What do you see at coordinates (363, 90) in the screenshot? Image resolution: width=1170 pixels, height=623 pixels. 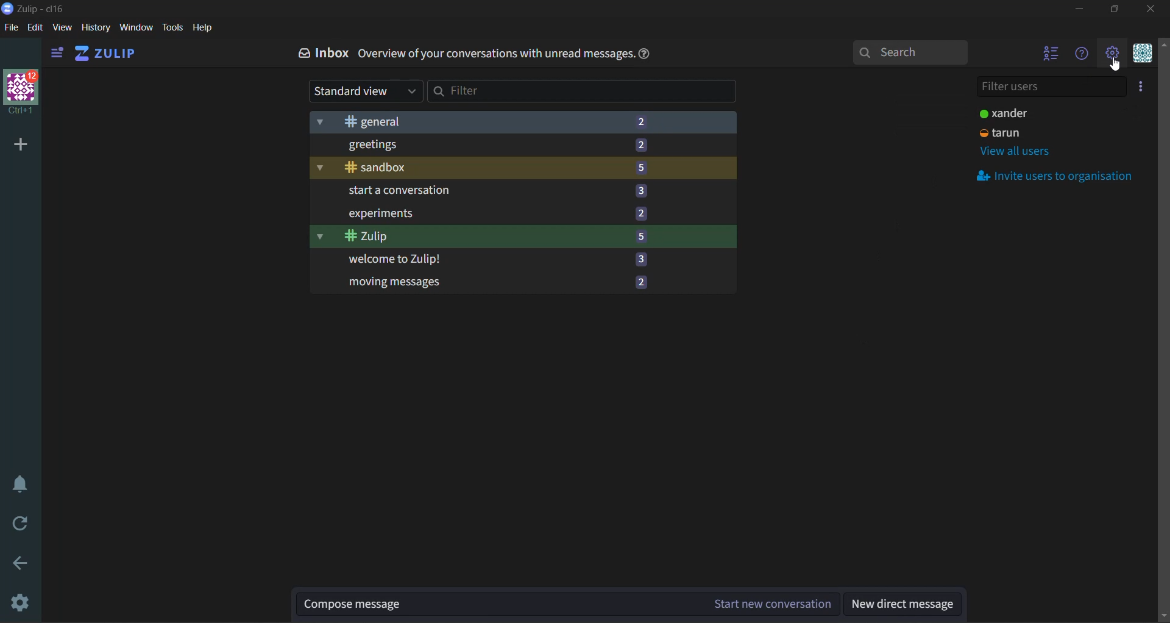 I see `standard view` at bounding box center [363, 90].